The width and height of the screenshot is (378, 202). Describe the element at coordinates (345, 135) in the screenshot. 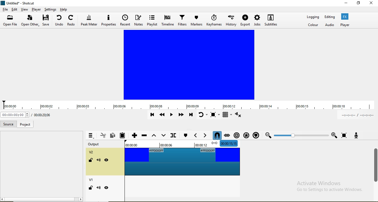

I see `Zoom timeline to fit` at that location.